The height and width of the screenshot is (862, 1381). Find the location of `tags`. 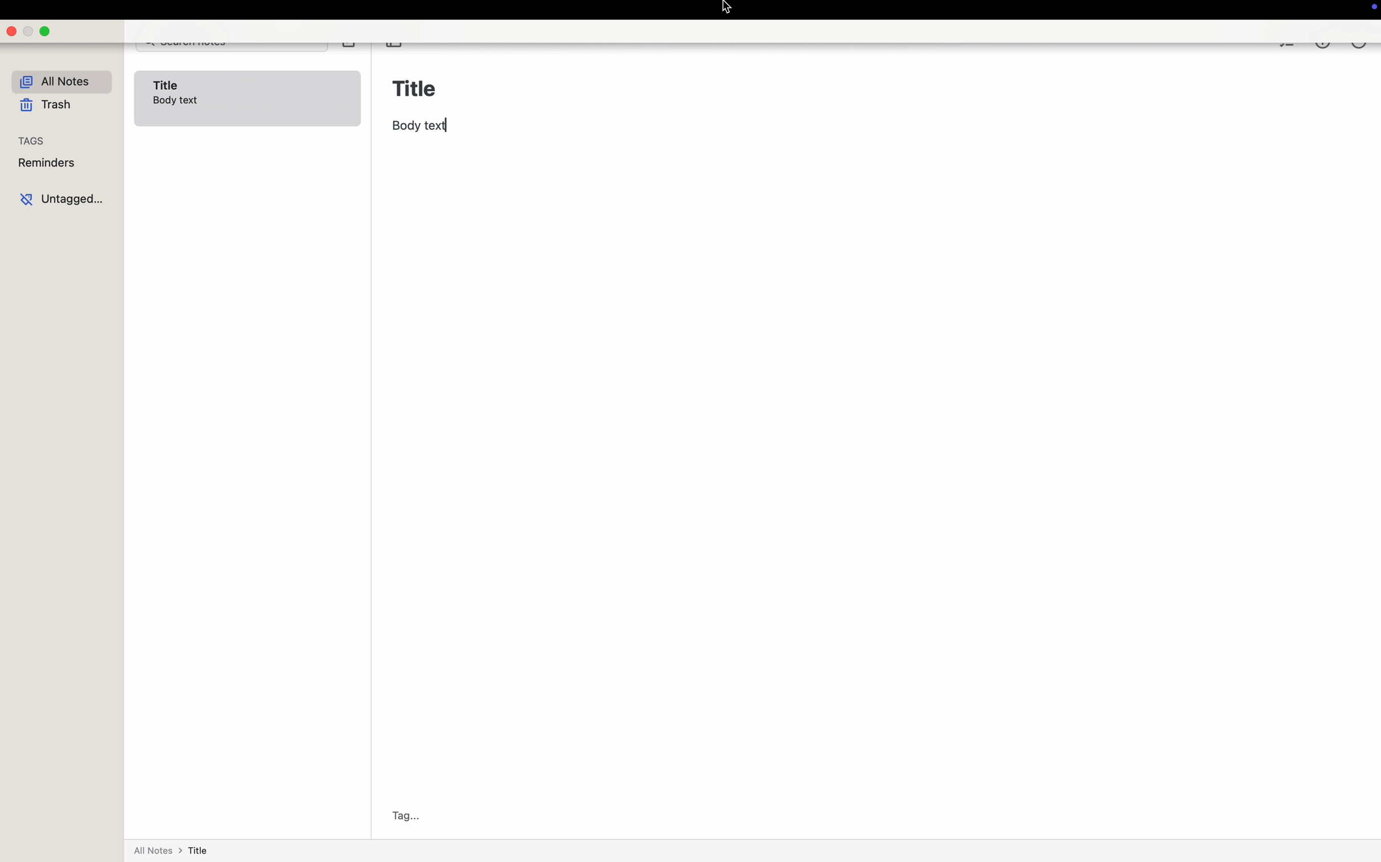

tags is located at coordinates (61, 141).